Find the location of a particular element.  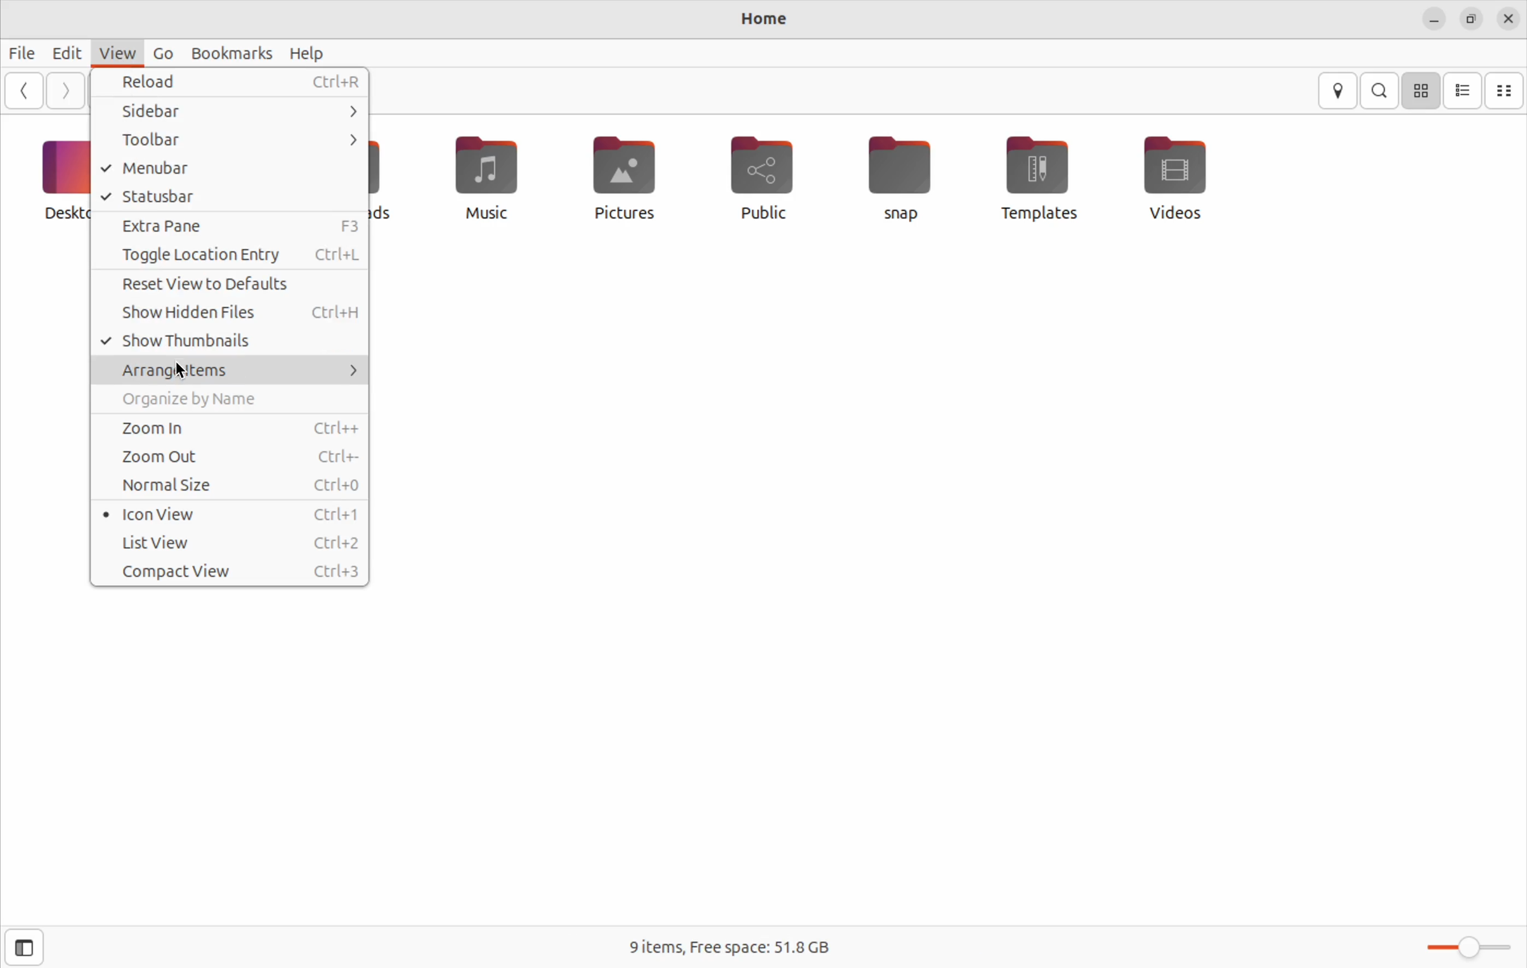

search is located at coordinates (1382, 91).